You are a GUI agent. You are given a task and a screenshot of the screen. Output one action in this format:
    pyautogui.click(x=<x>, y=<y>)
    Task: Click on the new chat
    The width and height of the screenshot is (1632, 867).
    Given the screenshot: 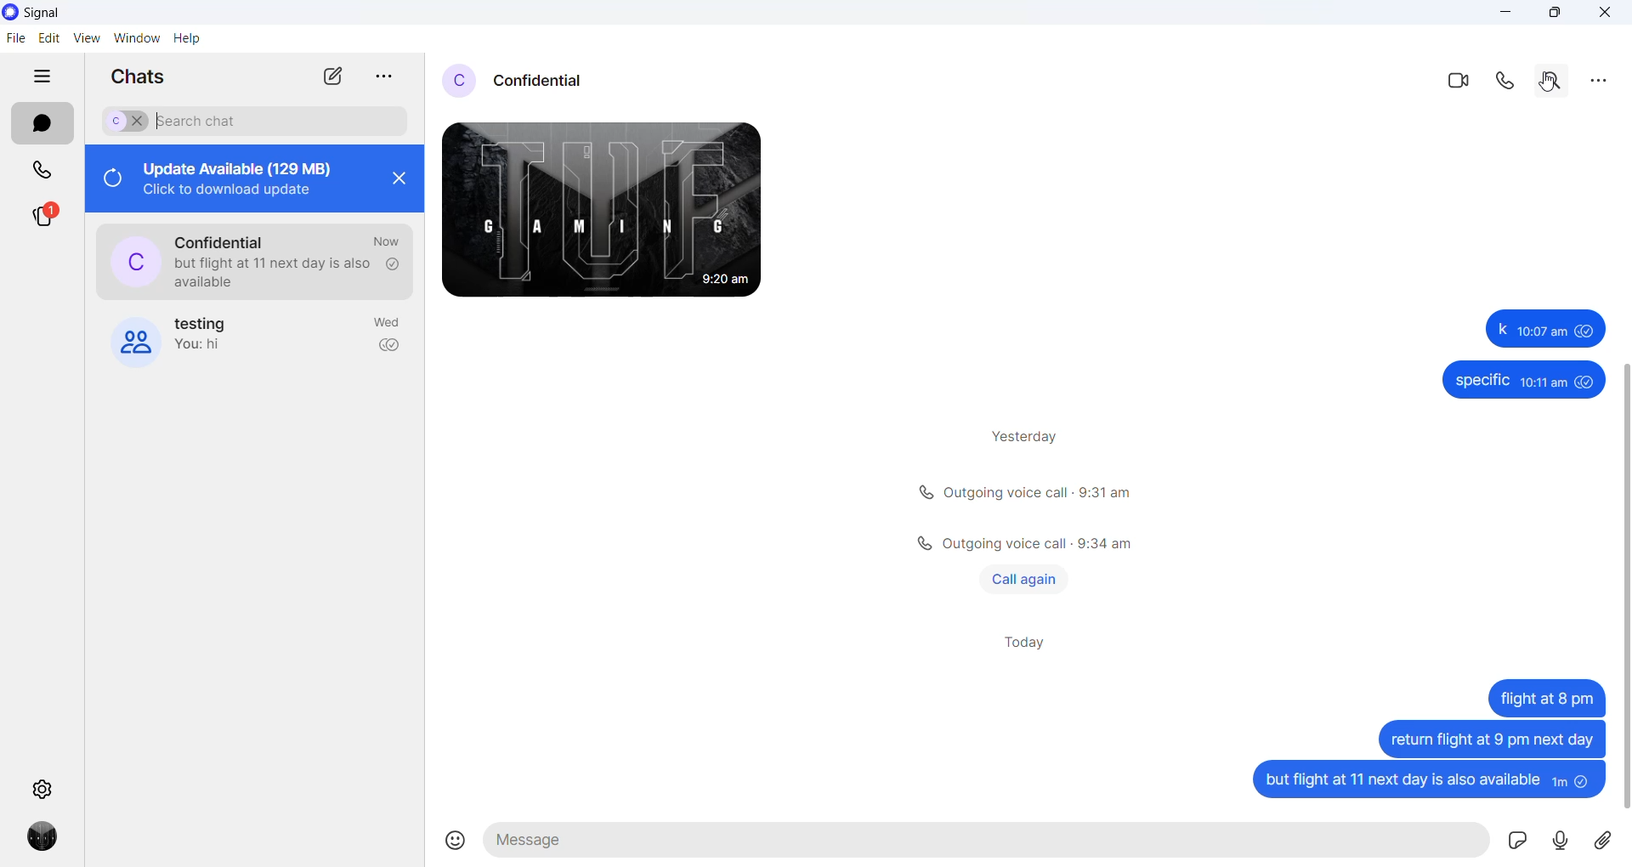 What is the action you would take?
    pyautogui.click(x=331, y=75)
    